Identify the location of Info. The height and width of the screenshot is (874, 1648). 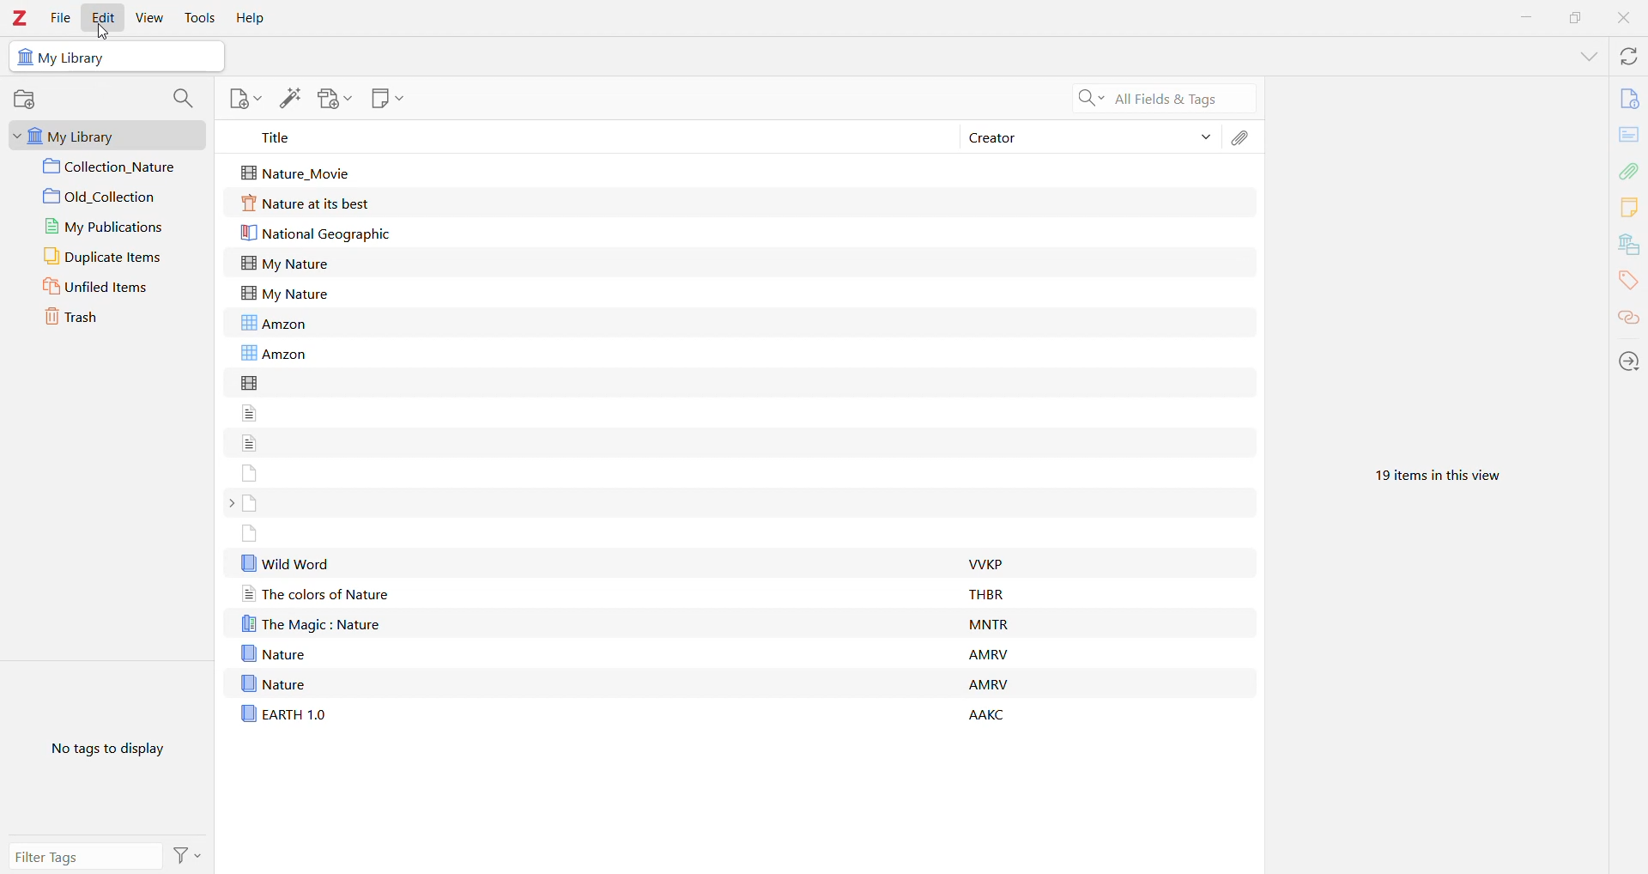
(1629, 98).